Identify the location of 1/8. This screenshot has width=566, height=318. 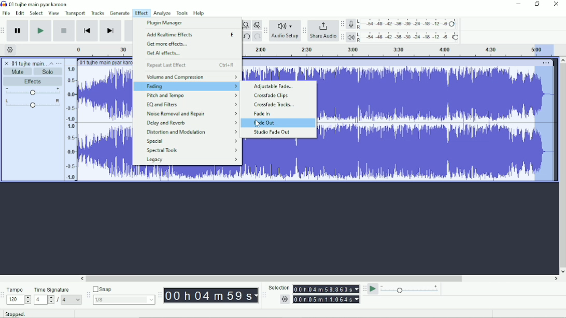
(125, 299).